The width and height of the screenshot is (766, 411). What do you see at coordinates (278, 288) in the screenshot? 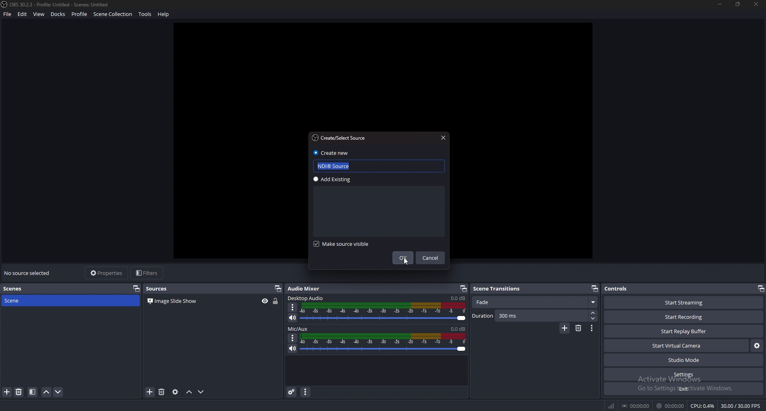
I see `pop out` at bounding box center [278, 288].